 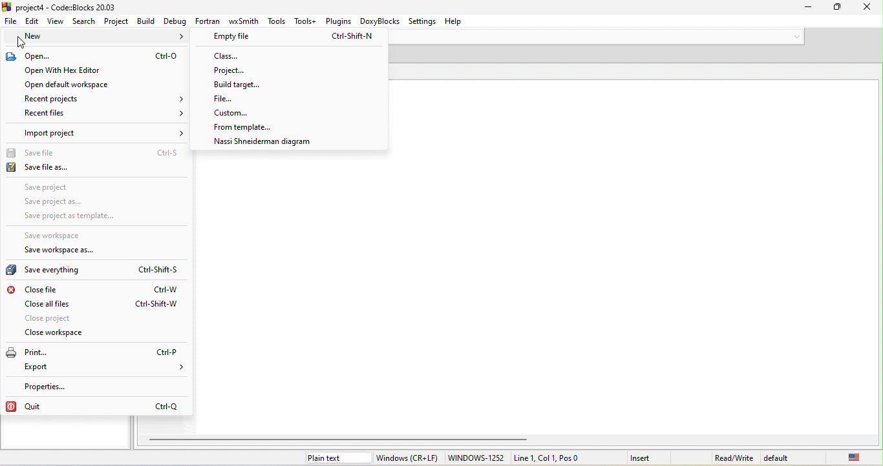 I want to click on plugins, so click(x=337, y=20).